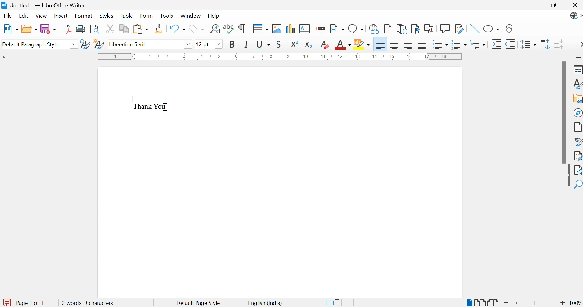  What do you see at coordinates (574, 5) in the screenshot?
I see `Close` at bounding box center [574, 5].